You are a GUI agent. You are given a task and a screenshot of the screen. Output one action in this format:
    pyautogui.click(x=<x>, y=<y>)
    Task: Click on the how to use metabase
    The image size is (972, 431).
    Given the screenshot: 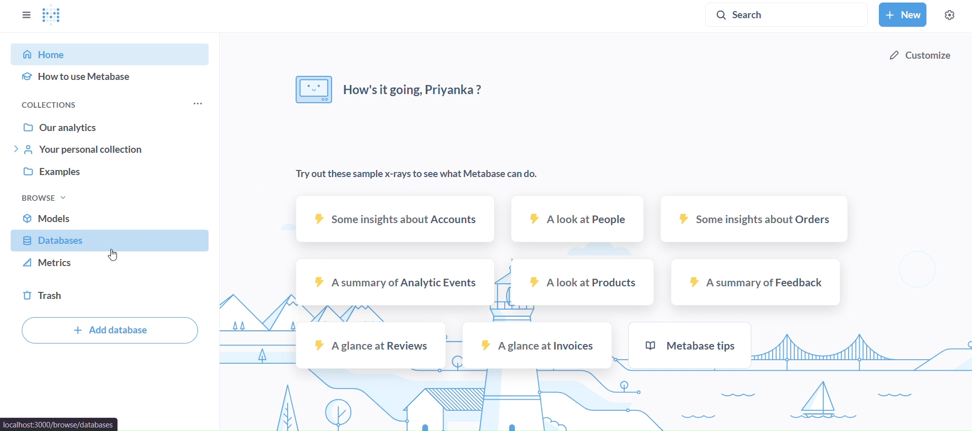 What is the action you would take?
    pyautogui.click(x=111, y=76)
    